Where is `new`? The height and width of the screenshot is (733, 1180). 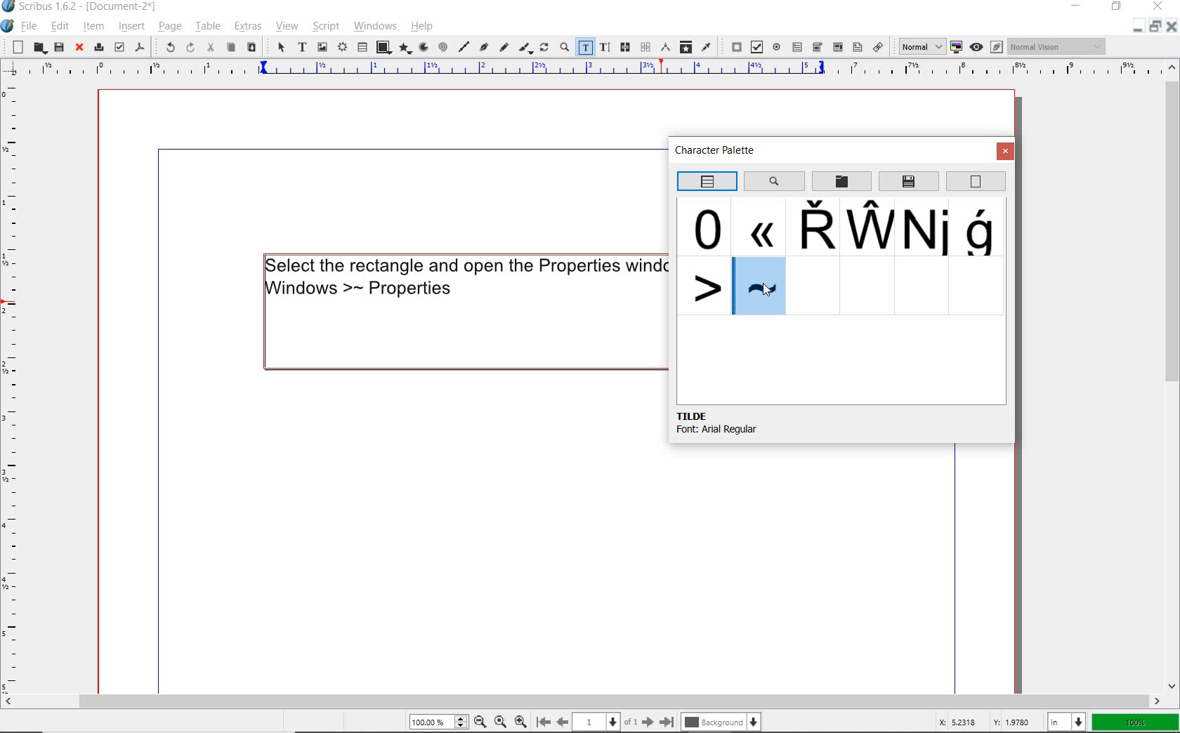 new is located at coordinates (14, 47).